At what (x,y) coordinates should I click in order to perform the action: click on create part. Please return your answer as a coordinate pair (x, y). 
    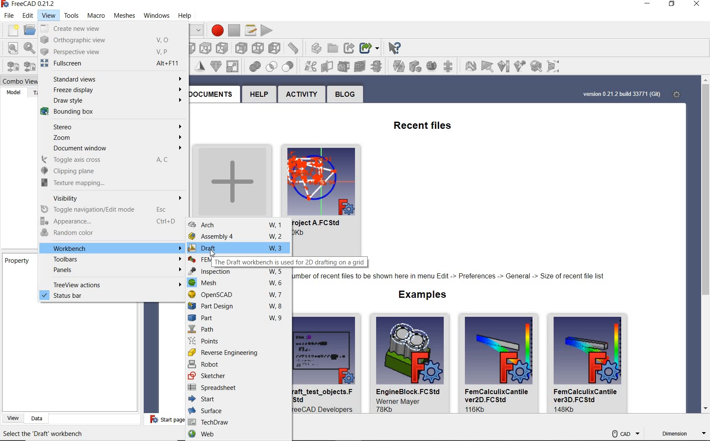
    Looking at the image, I should click on (298, 48).